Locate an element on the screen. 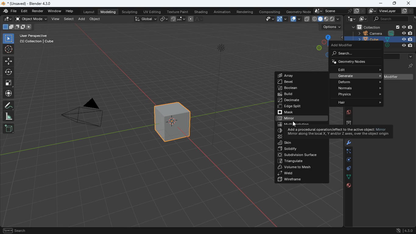 The height and width of the screenshot is (234, 416).  is located at coordinates (392, 33).